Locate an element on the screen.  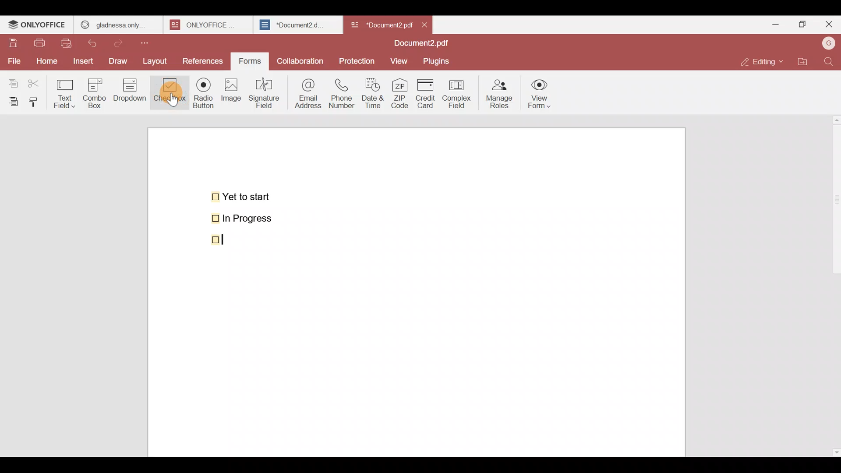
Image is located at coordinates (232, 96).